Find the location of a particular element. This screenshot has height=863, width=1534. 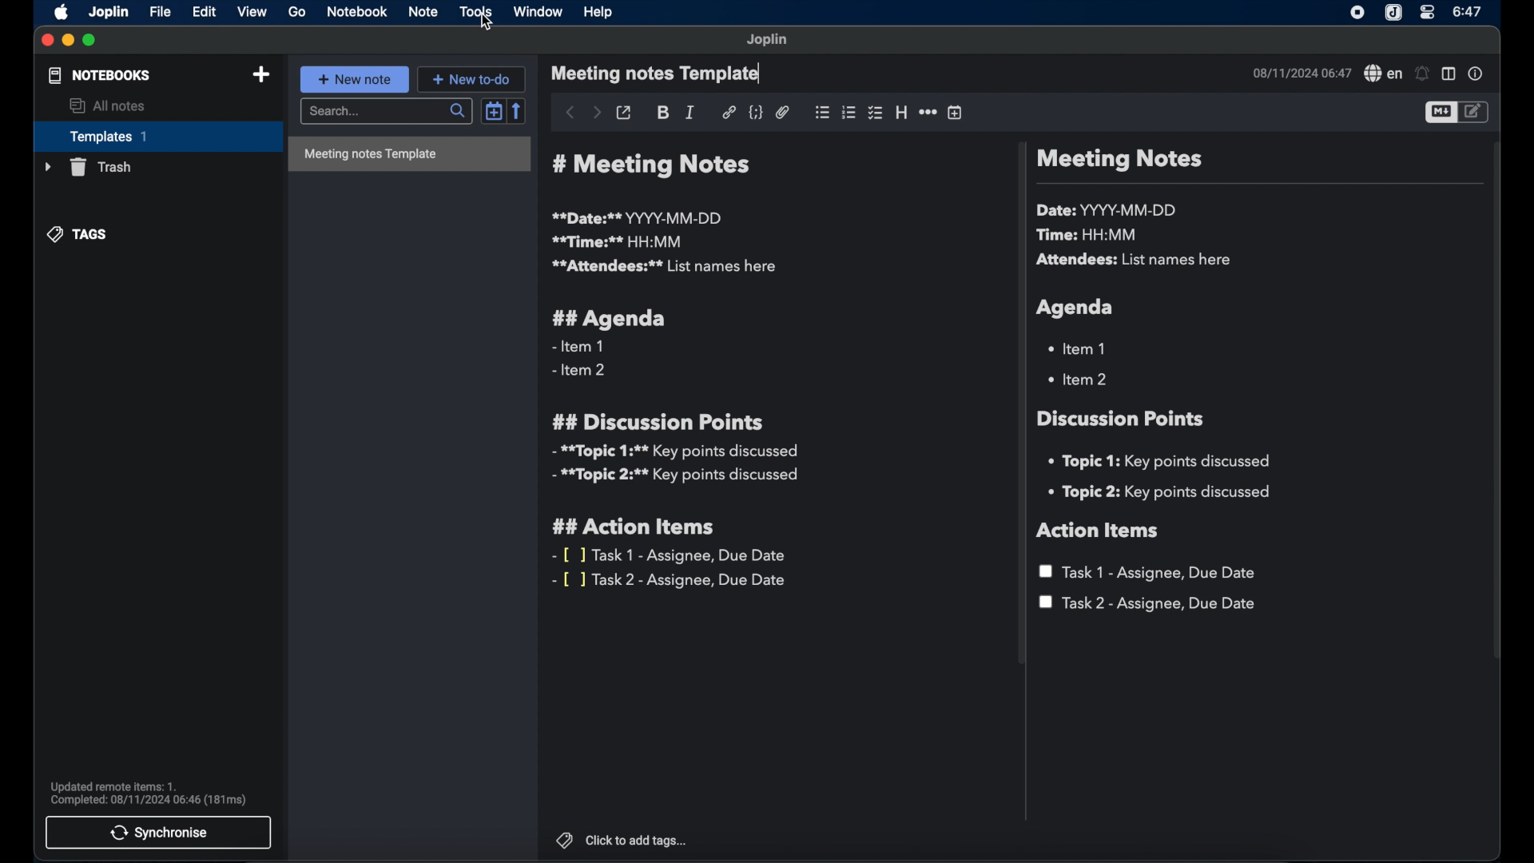

meeting notes template  is located at coordinates (409, 155).